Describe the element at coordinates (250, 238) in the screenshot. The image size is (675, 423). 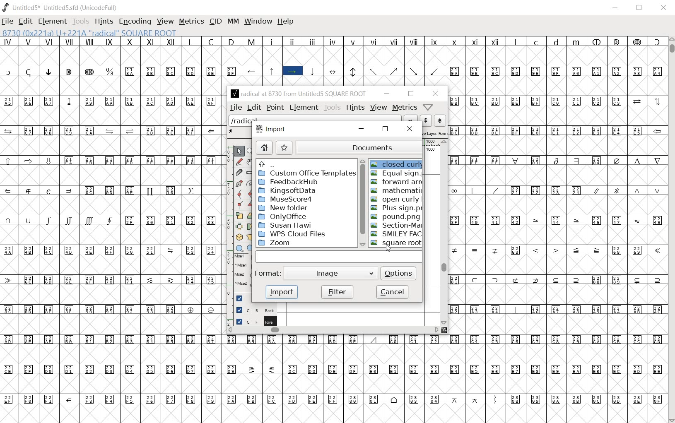
I see `perform a perspective transformation on the selection` at that location.